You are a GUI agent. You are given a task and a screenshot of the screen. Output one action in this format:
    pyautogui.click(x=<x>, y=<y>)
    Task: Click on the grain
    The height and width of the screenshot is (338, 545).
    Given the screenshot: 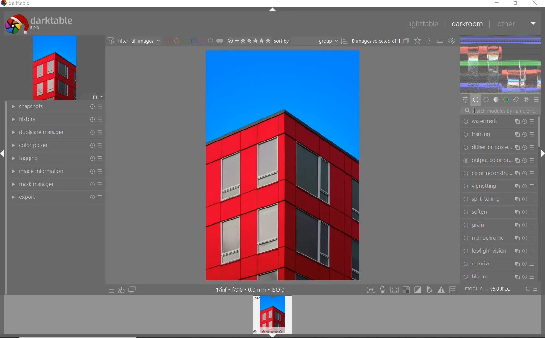 What is the action you would take?
    pyautogui.click(x=499, y=224)
    